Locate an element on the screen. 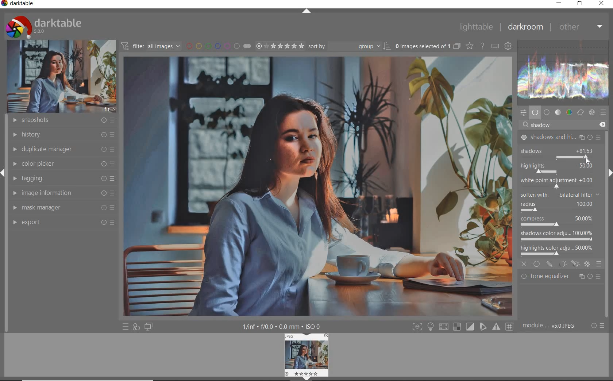 The height and width of the screenshot is (381, 613). snapshots is located at coordinates (61, 120).